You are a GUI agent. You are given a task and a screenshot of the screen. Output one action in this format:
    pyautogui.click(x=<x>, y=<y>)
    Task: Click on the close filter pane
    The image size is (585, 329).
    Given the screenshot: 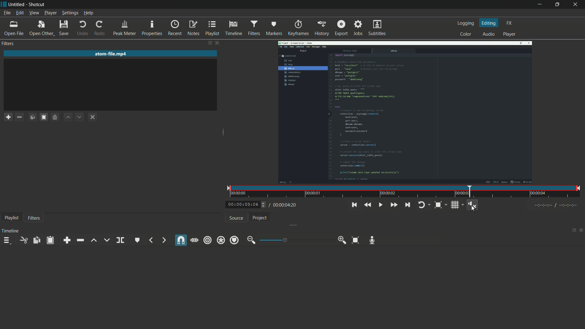 What is the action you would take?
    pyautogui.click(x=217, y=44)
    